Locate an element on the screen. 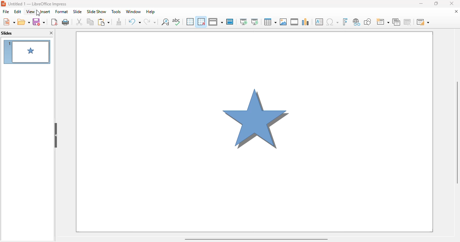 This screenshot has width=460, height=242. maximize is located at coordinates (436, 3).